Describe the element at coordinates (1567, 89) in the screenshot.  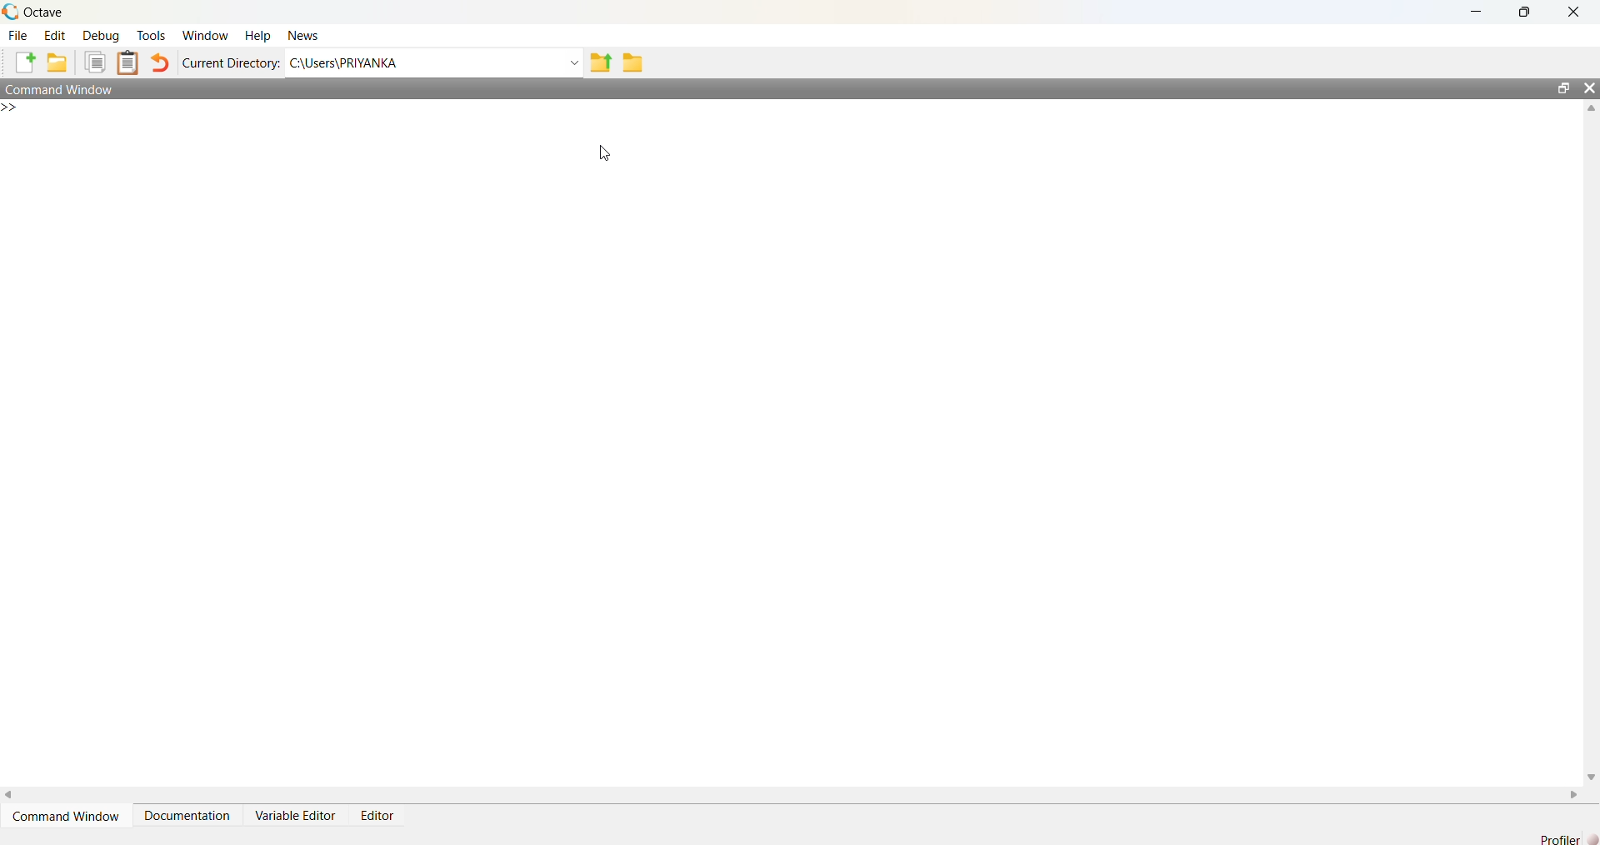
I see `Maximize / Restore` at that location.